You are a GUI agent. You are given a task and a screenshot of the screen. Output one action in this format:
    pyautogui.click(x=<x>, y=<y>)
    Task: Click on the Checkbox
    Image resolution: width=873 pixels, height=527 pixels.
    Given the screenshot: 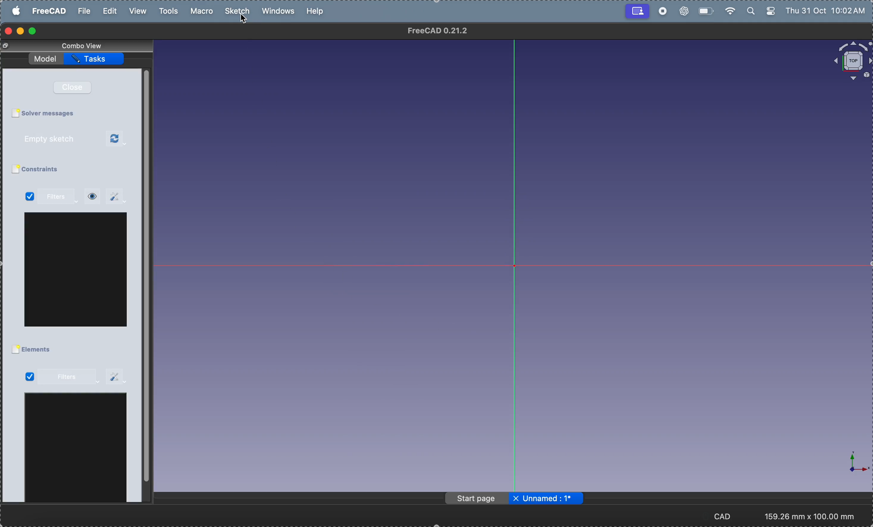 What is the action you would take?
    pyautogui.click(x=15, y=350)
    